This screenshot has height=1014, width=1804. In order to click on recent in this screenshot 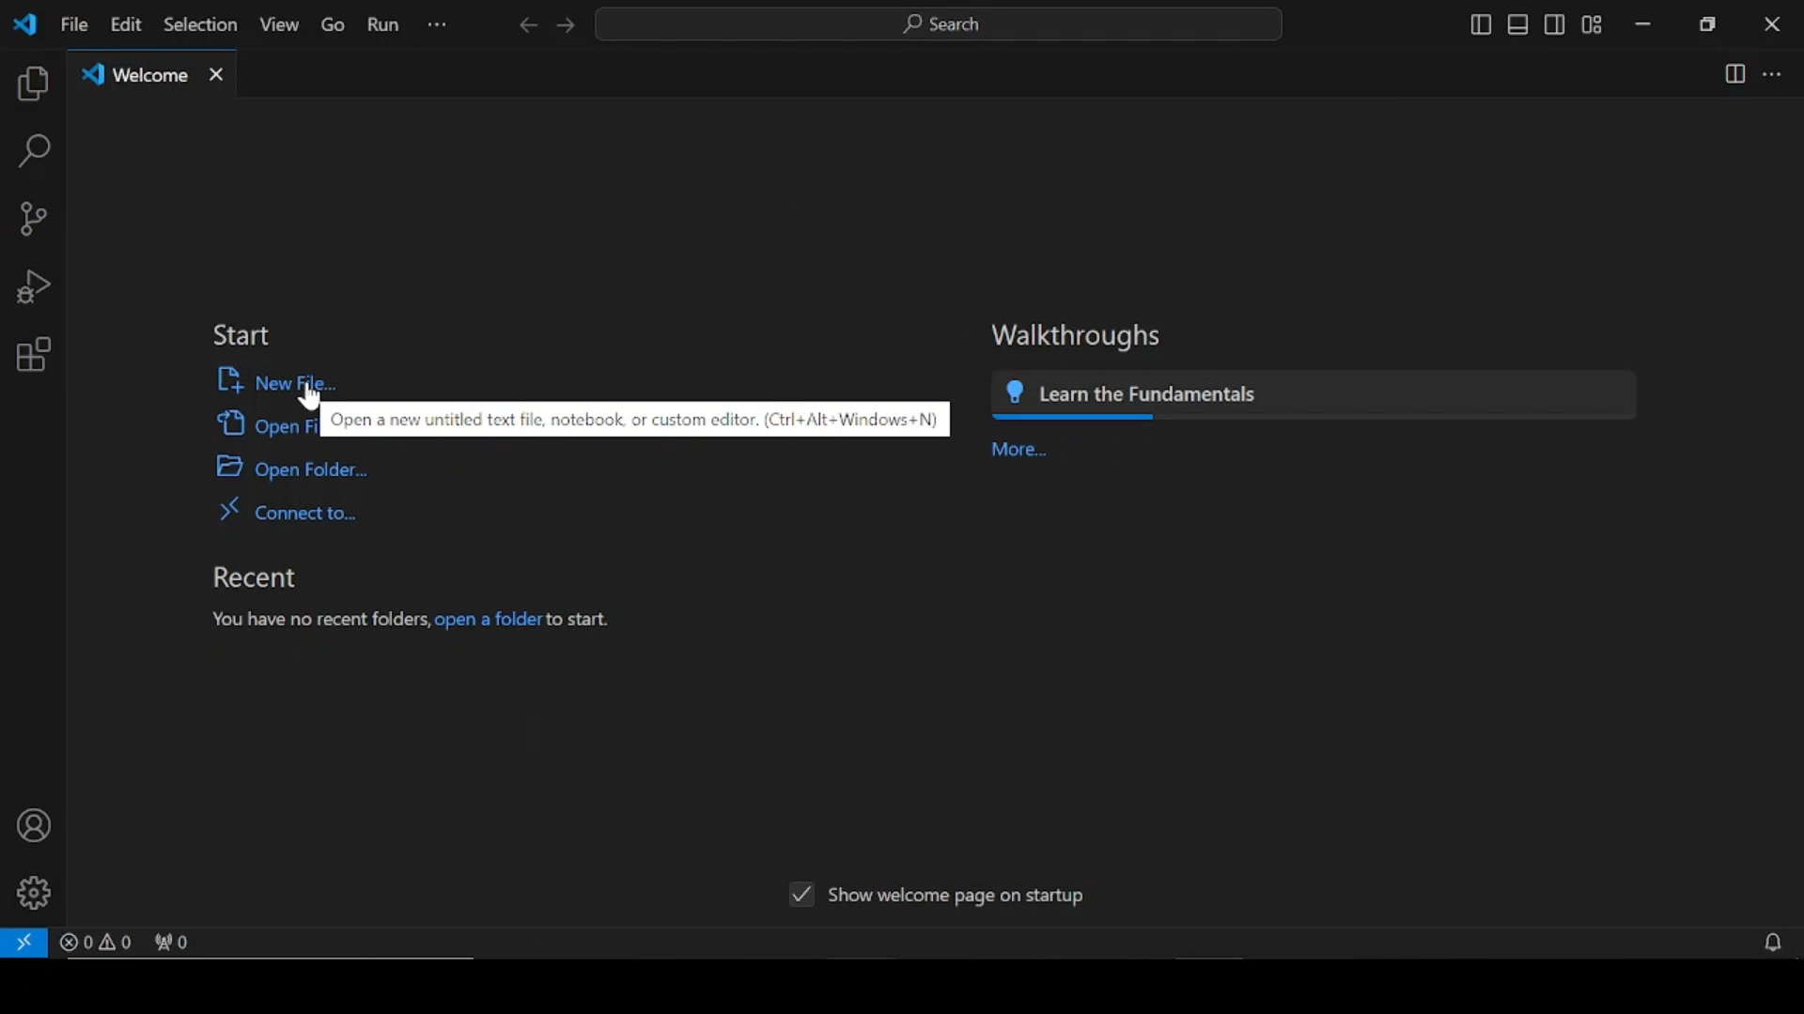, I will do `click(253, 576)`.